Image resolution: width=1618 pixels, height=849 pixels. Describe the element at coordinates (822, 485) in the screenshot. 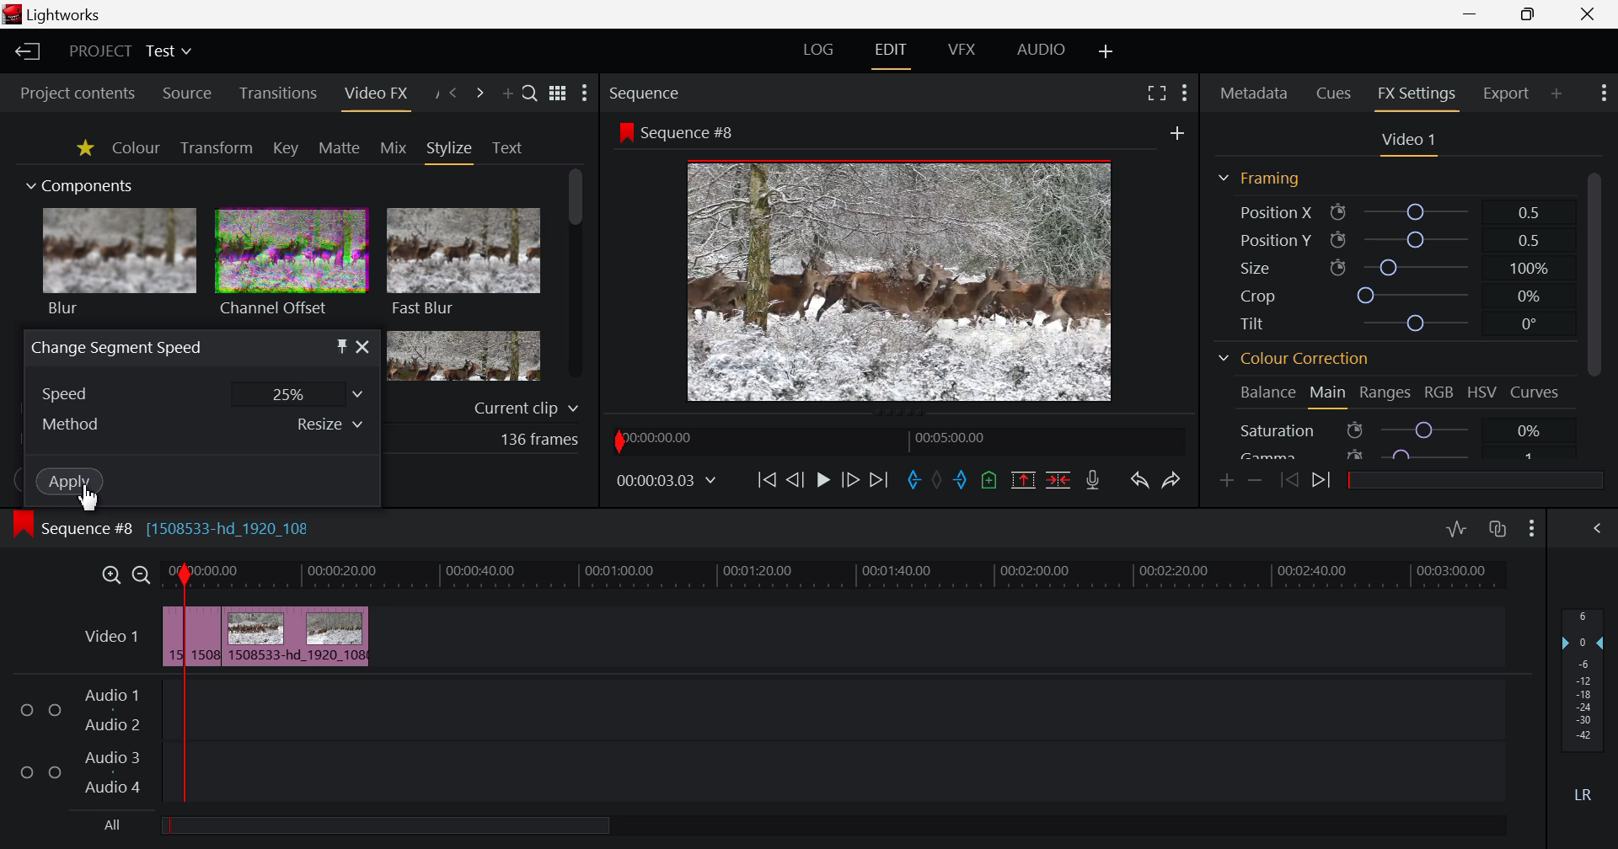

I see `Video Played` at that location.